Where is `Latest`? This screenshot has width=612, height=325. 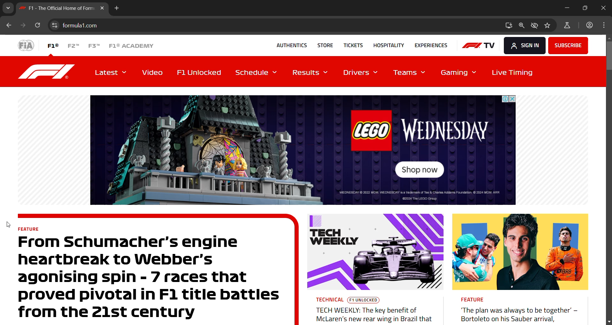
Latest is located at coordinates (112, 72).